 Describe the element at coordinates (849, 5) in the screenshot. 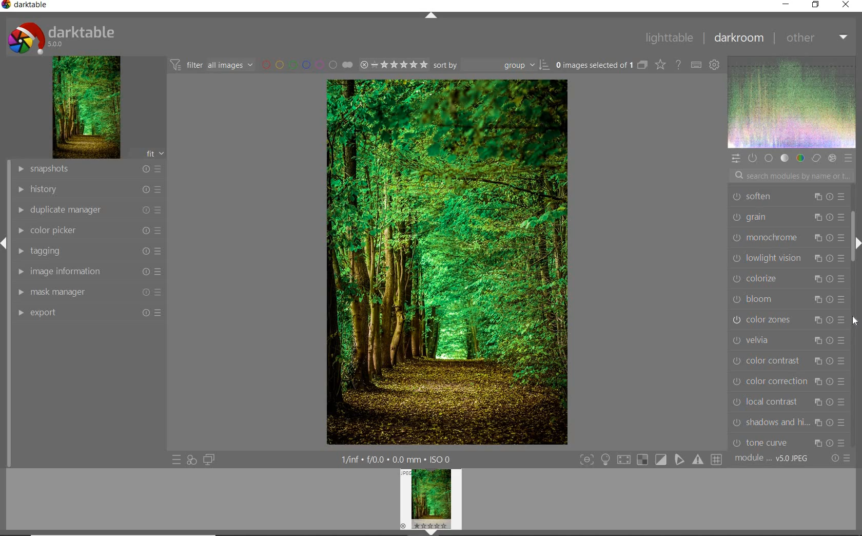

I see `CLOSE` at that location.